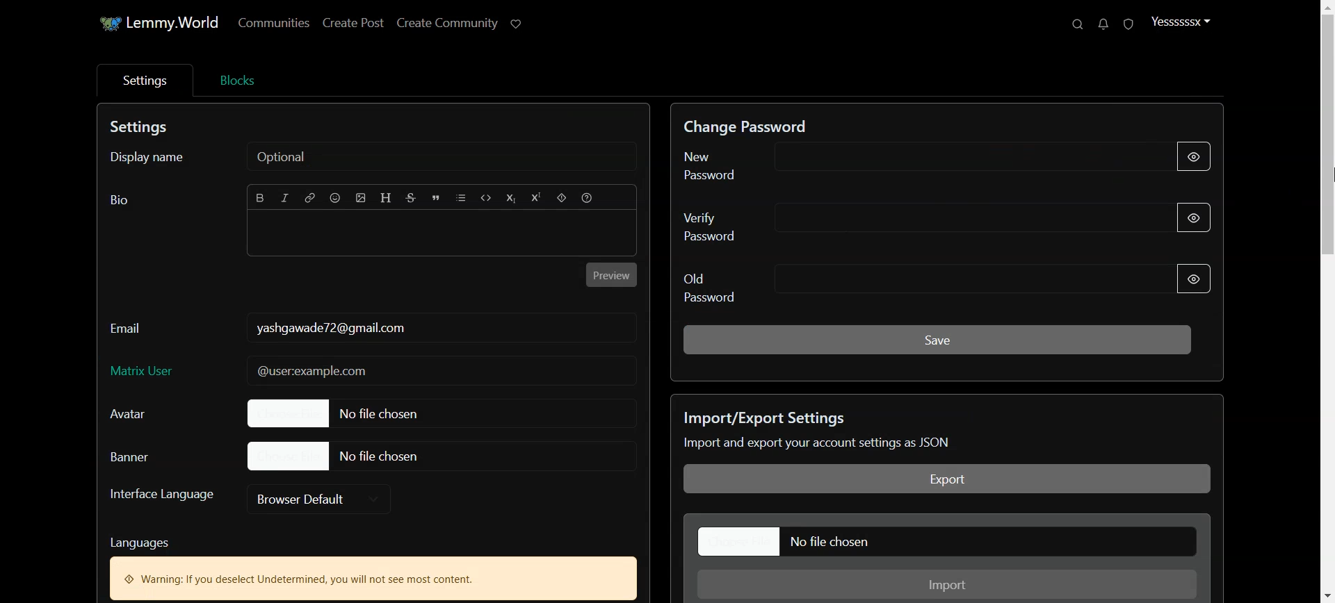 The height and width of the screenshot is (603, 1335). I want to click on New Password, so click(946, 160).